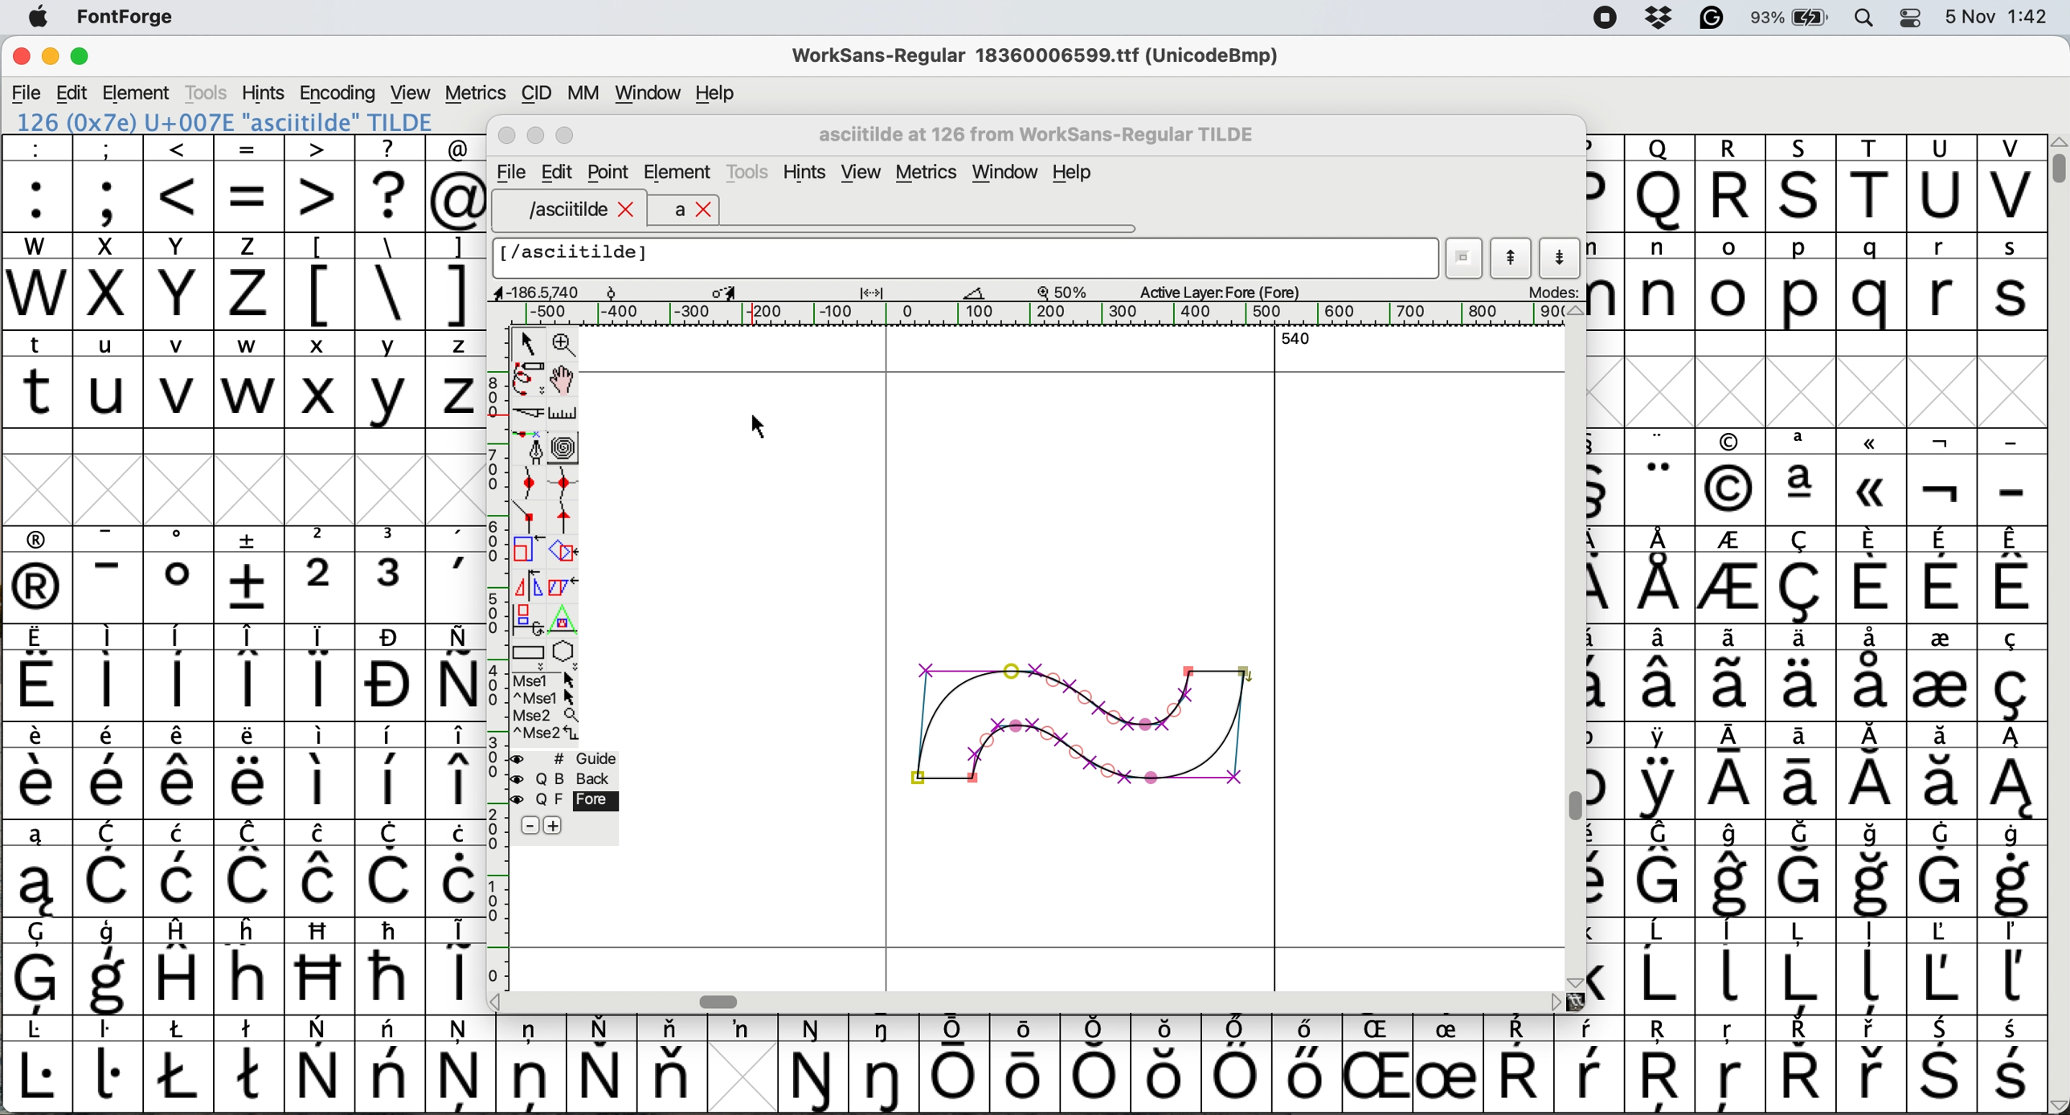 The image size is (2070, 1115). I want to click on symbol, so click(109, 968).